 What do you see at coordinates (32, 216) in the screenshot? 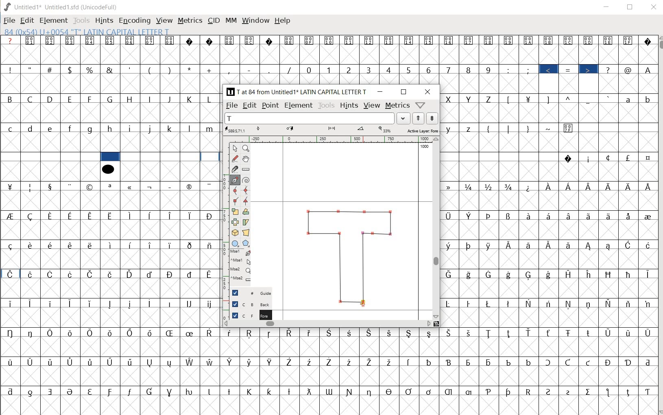
I see `Symbol` at bounding box center [32, 216].